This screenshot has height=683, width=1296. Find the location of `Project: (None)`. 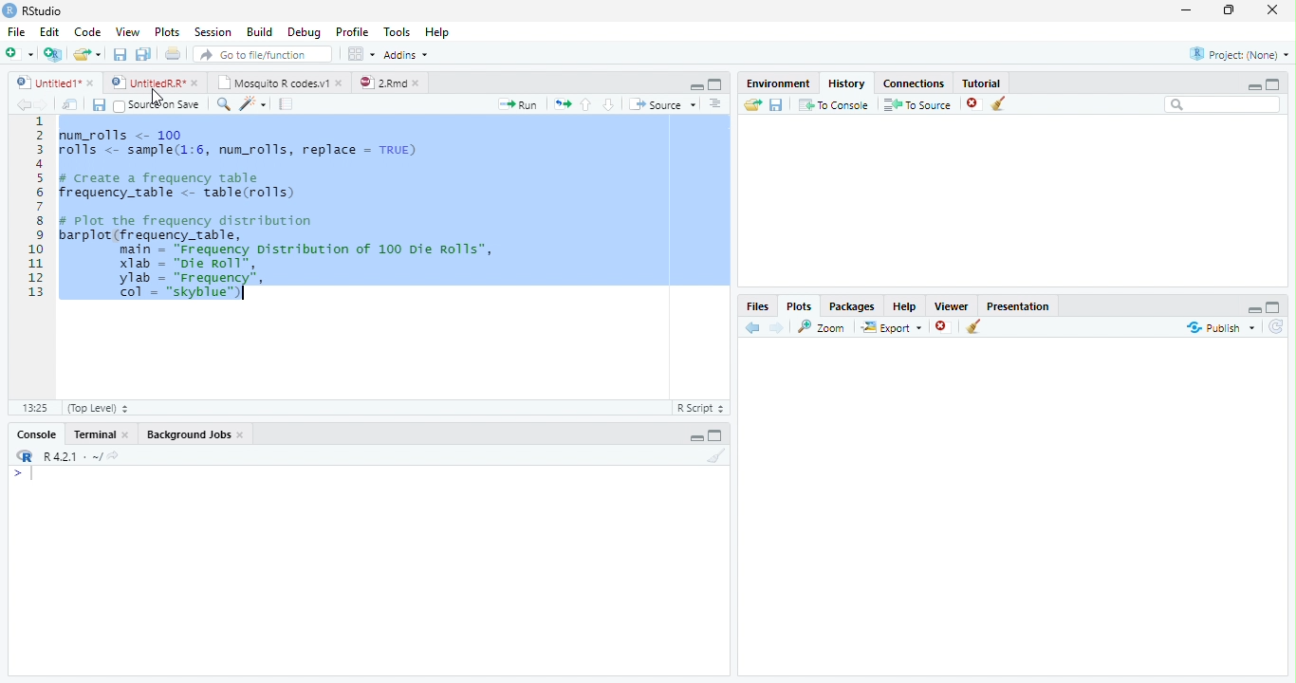

Project: (None) is located at coordinates (1238, 52).